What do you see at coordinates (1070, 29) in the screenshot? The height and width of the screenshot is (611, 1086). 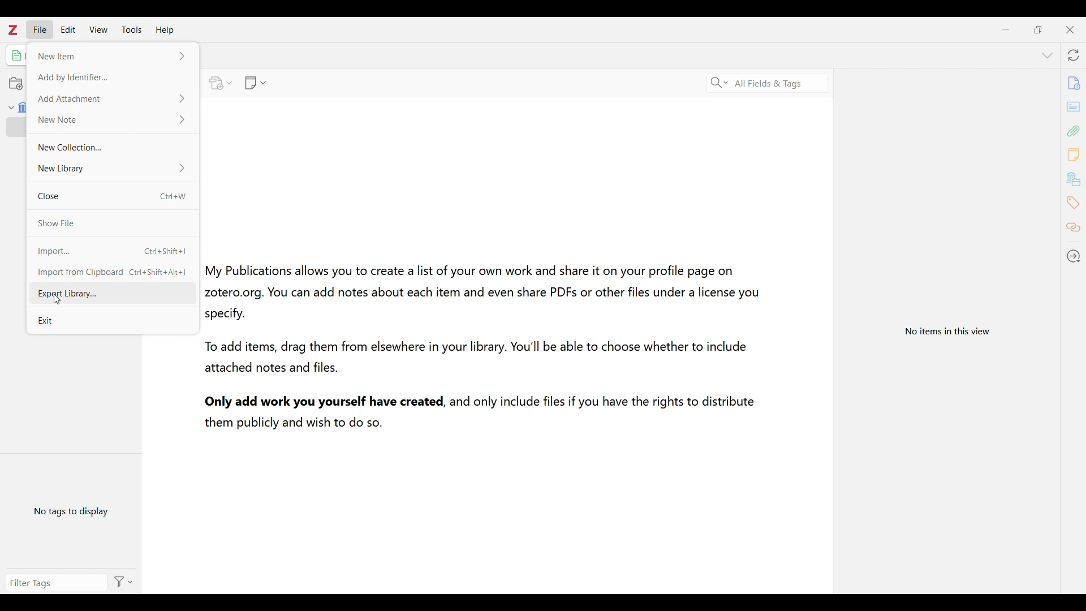 I see `Close interface` at bounding box center [1070, 29].